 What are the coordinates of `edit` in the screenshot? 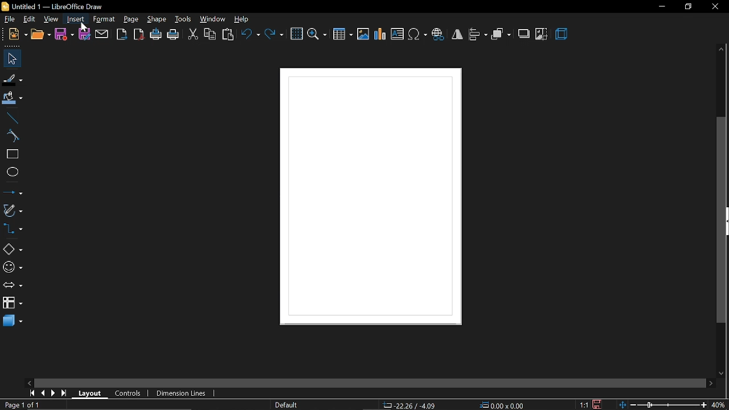 It's located at (31, 18).